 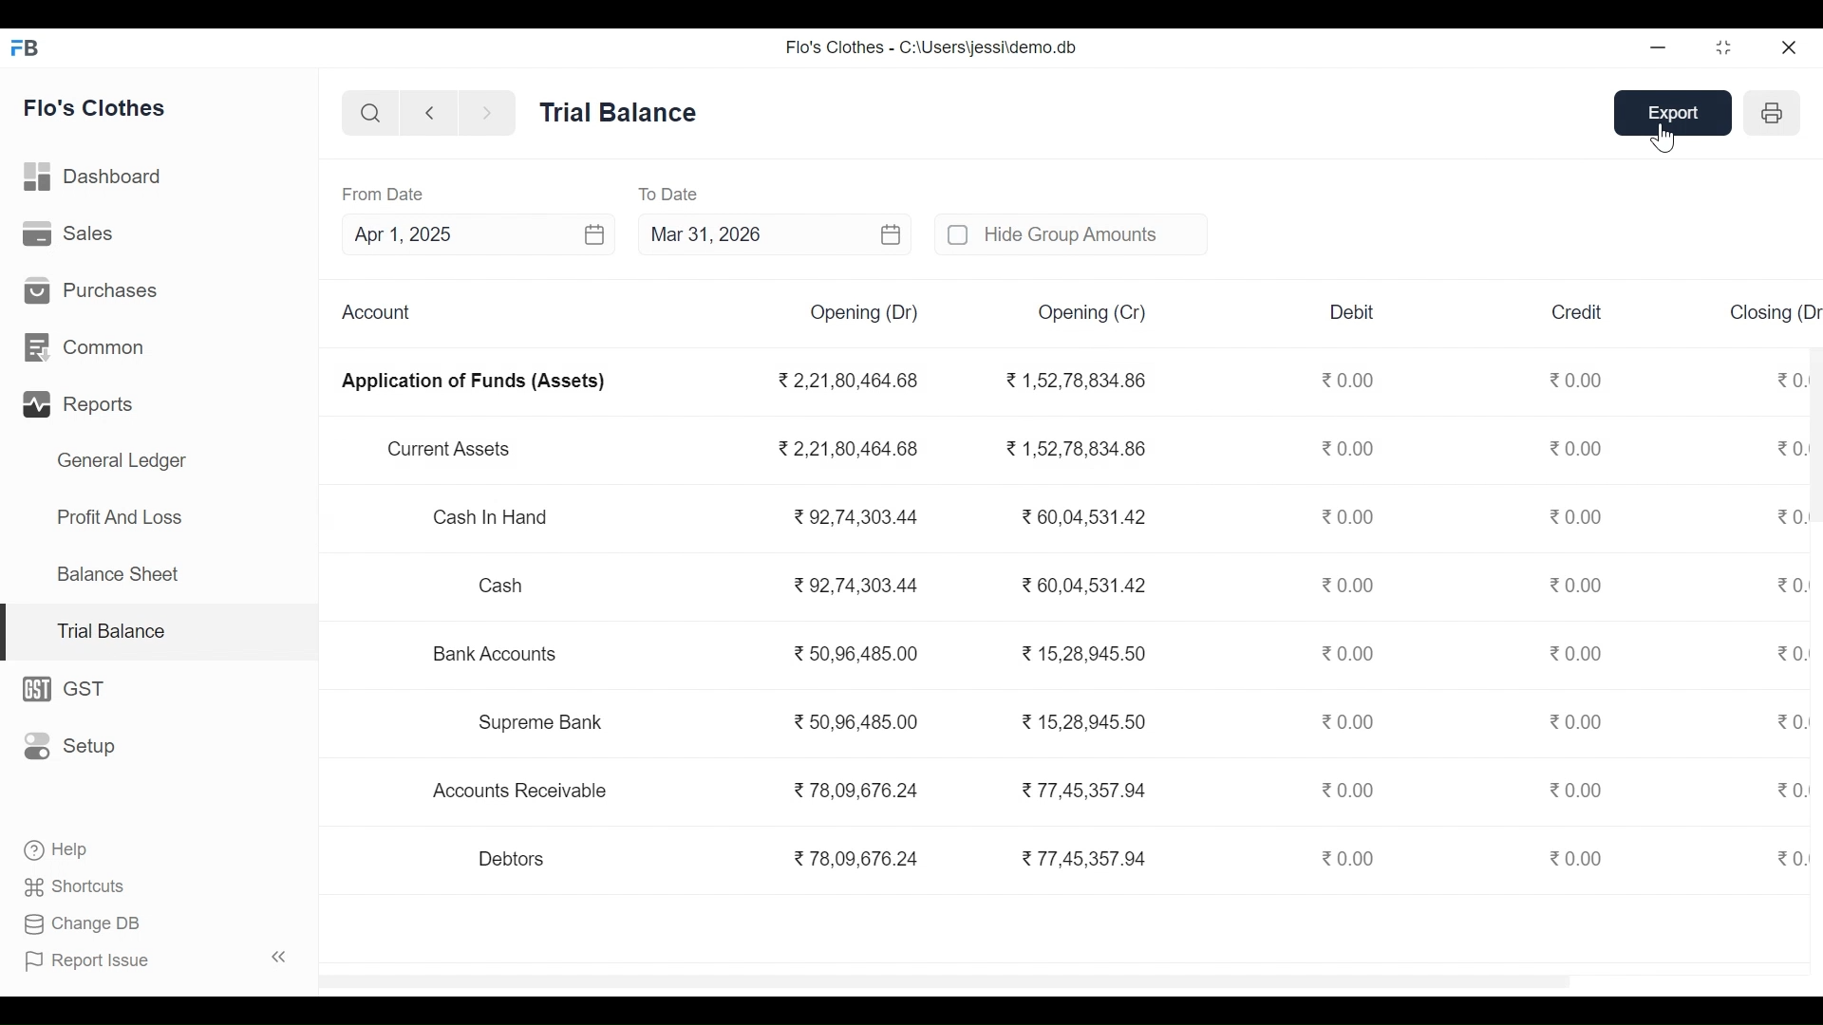 What do you see at coordinates (1772, 114) in the screenshot?
I see `Print` at bounding box center [1772, 114].